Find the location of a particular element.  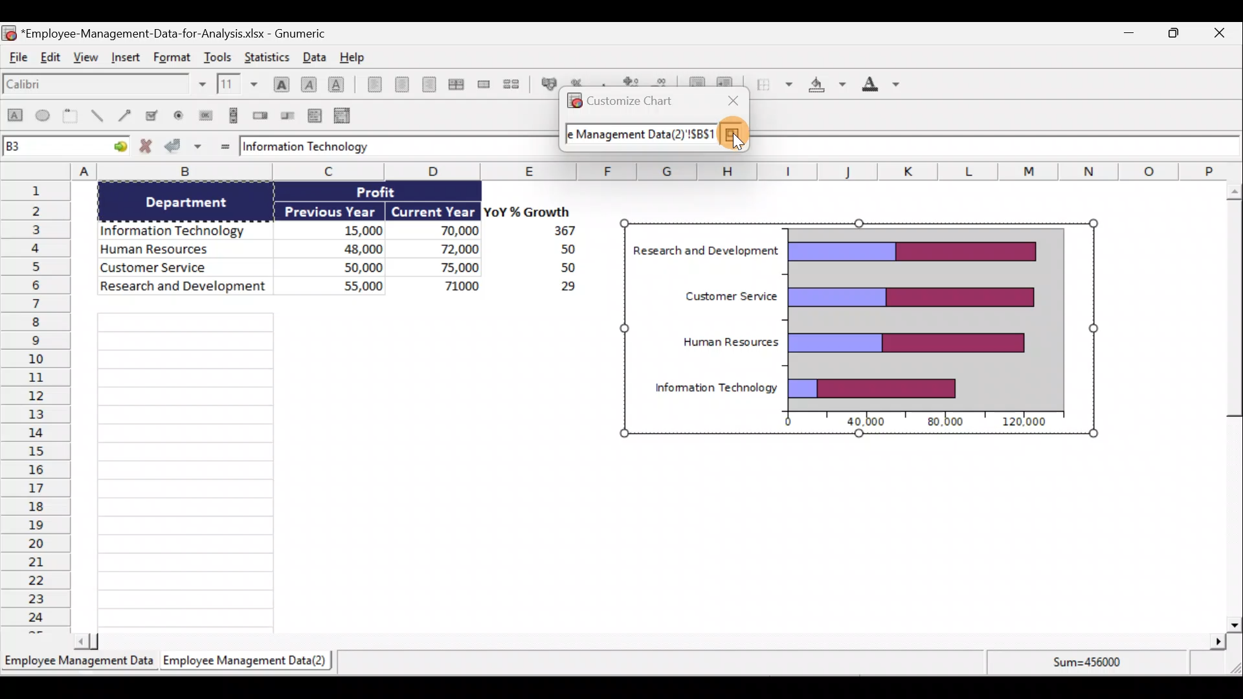

Cell name B3 is located at coordinates (52, 148).